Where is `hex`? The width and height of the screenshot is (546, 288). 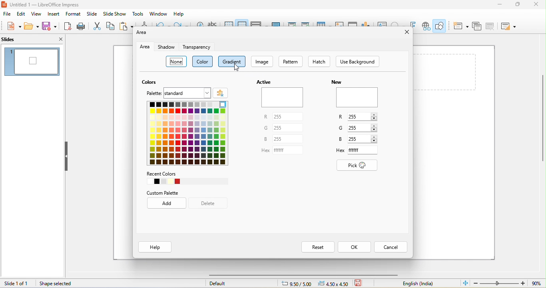
hex is located at coordinates (264, 151).